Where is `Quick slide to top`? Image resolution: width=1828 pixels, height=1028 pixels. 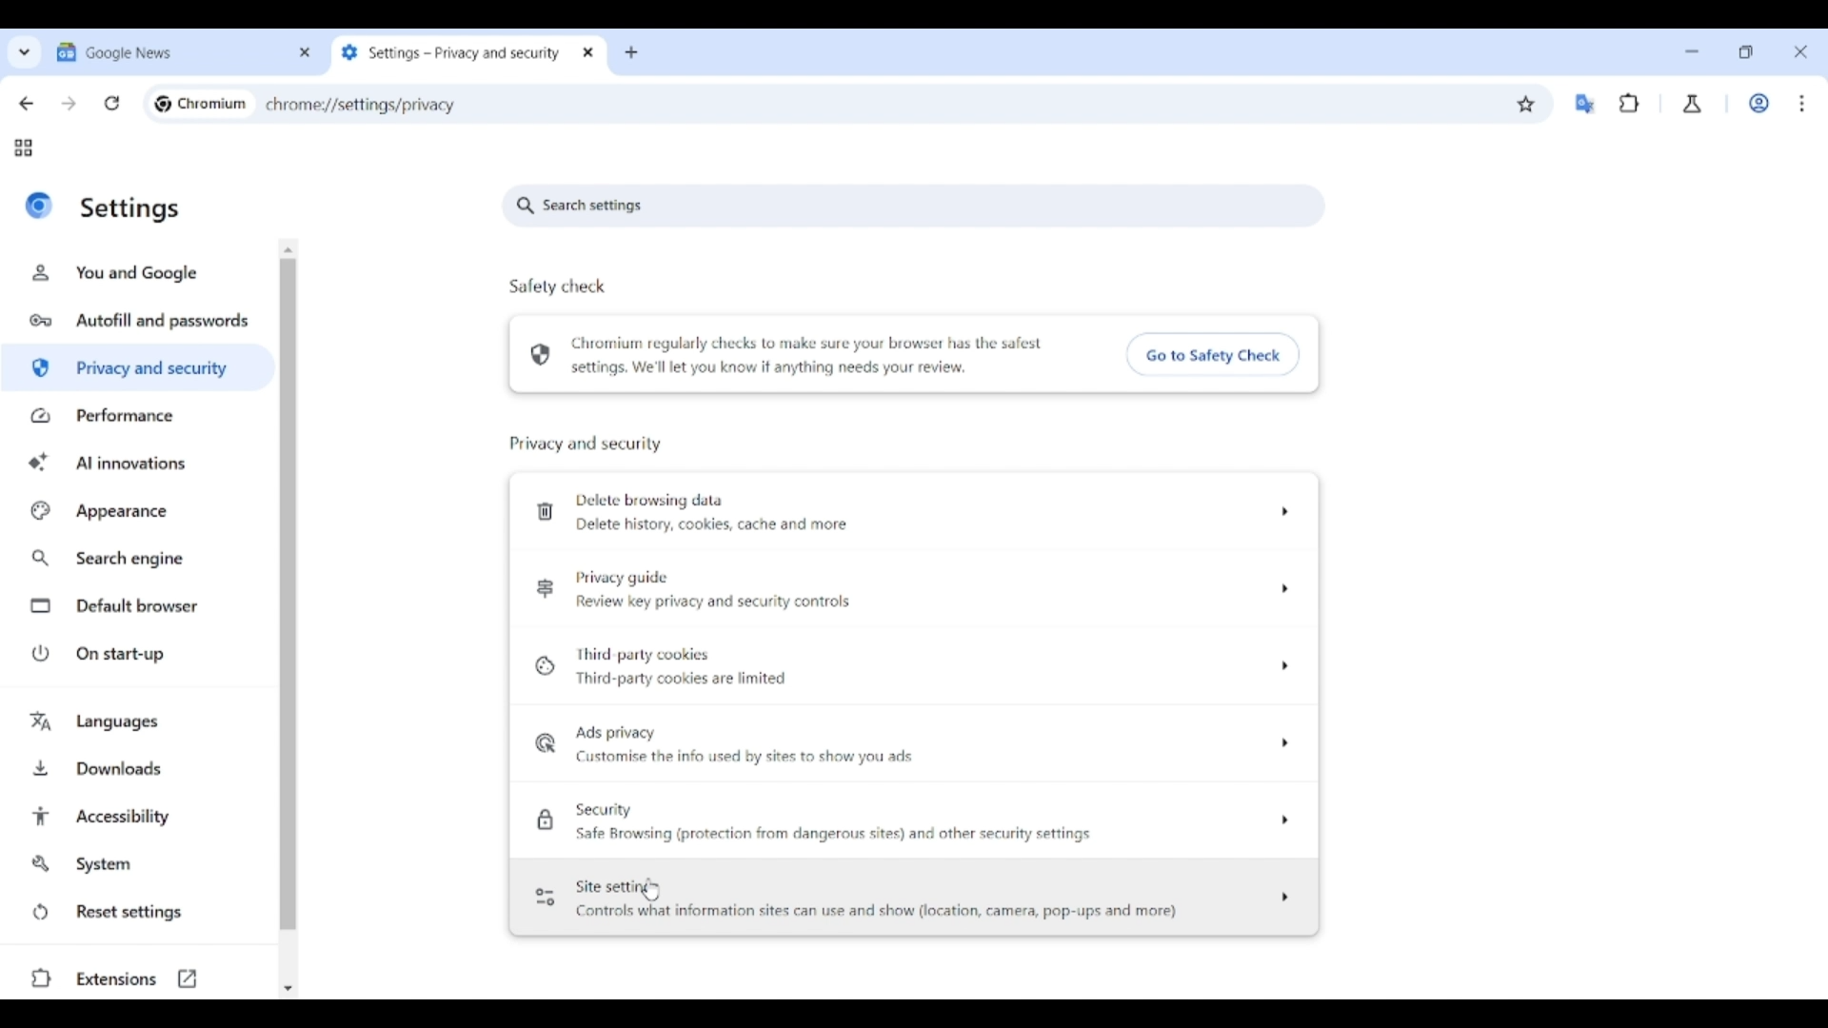
Quick slide to top is located at coordinates (288, 250).